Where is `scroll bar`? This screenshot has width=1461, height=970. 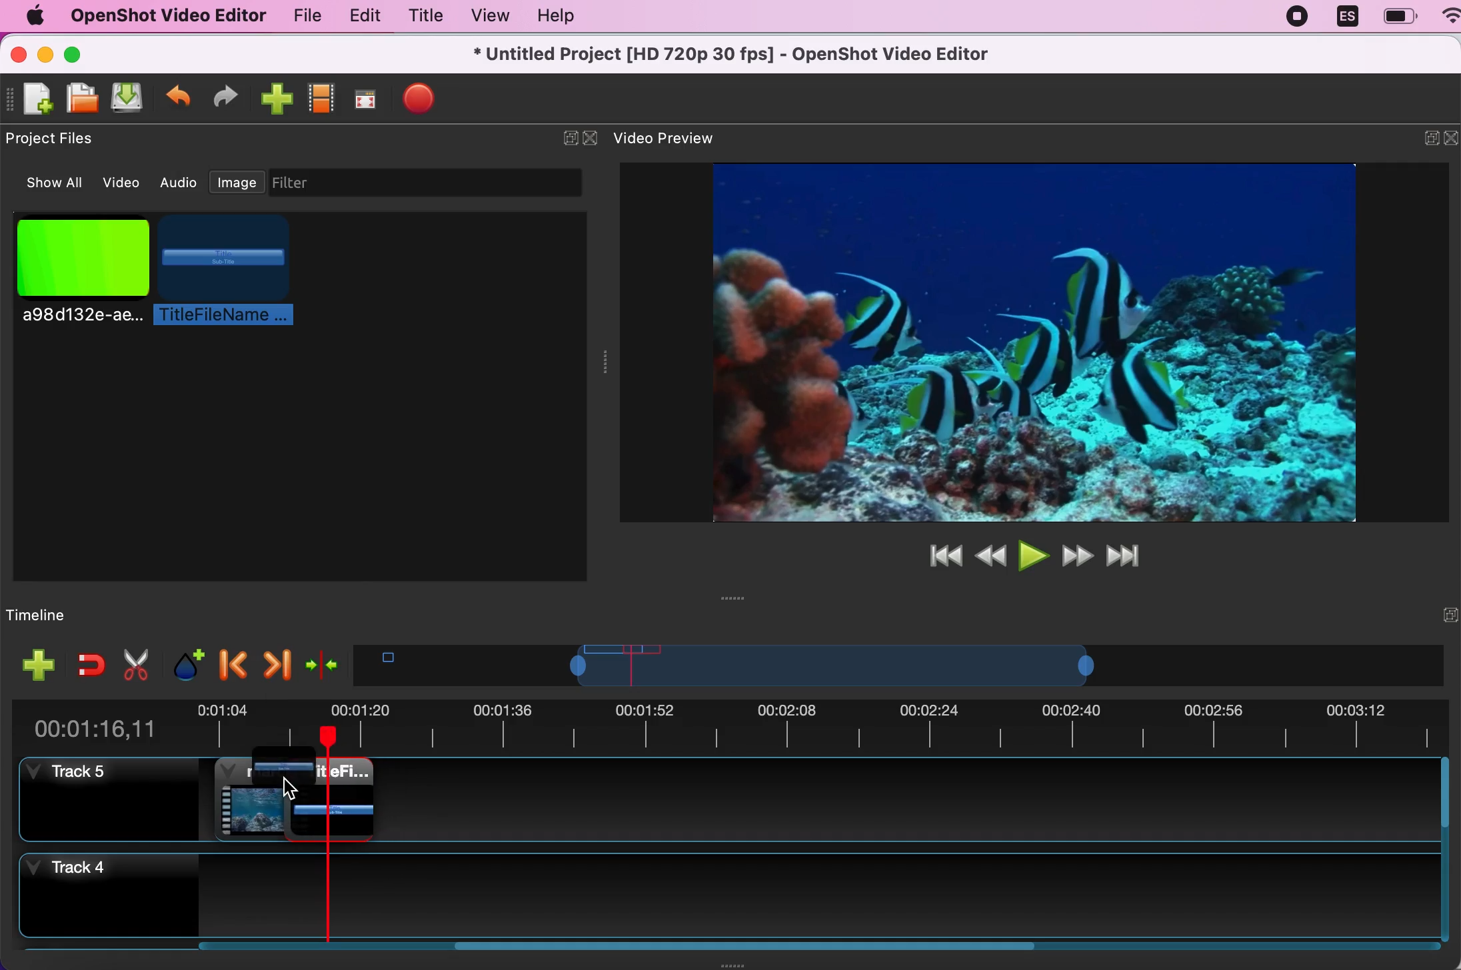 scroll bar is located at coordinates (618, 954).